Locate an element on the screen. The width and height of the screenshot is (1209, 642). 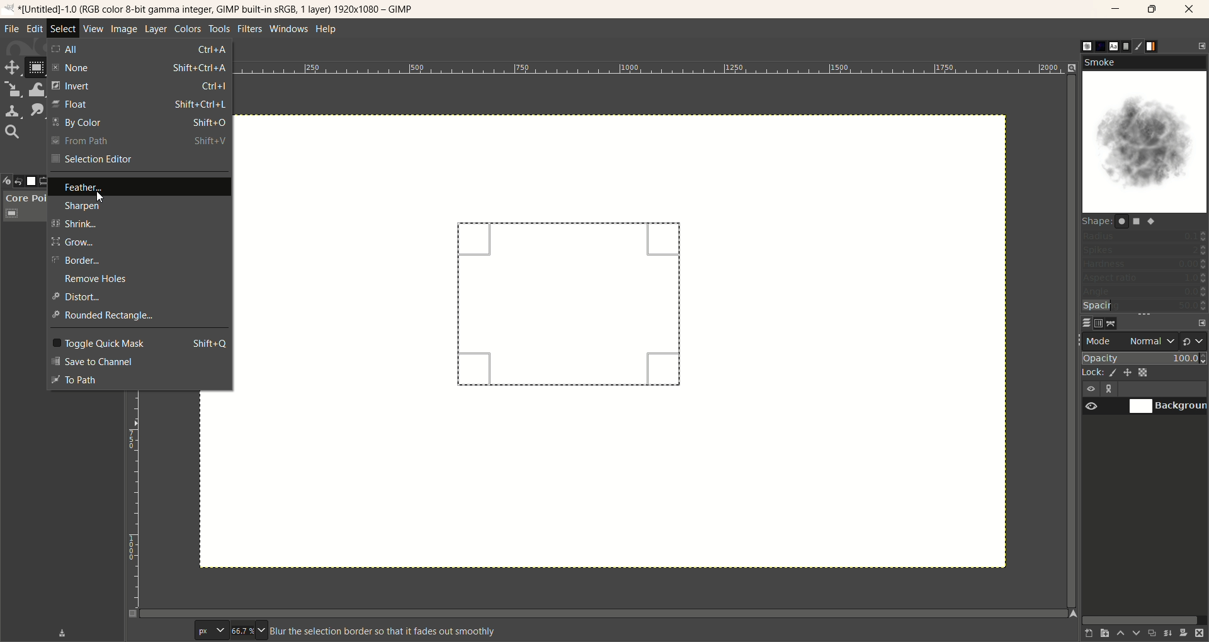
filters is located at coordinates (249, 29).